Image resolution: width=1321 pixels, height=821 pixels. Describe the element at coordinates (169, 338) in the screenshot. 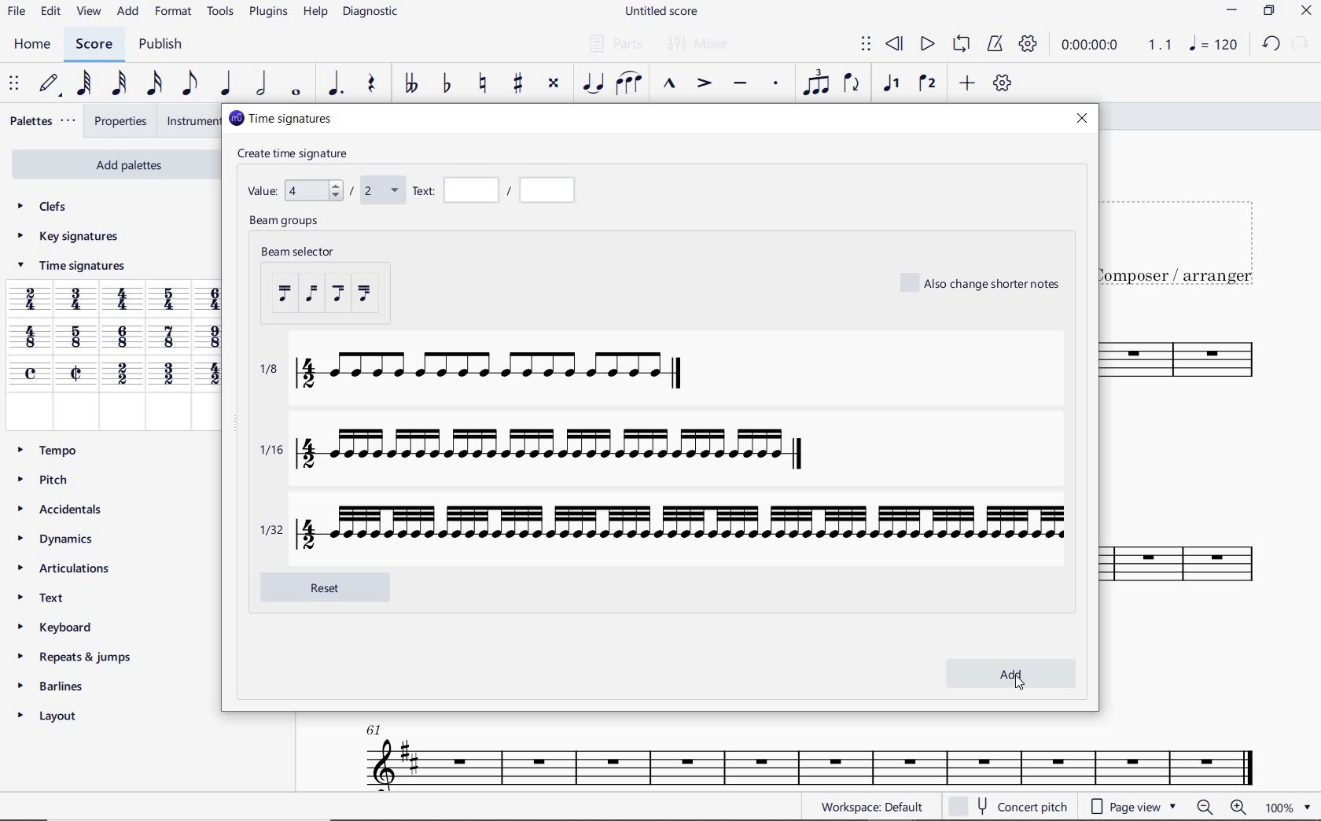

I see `7/8` at that location.